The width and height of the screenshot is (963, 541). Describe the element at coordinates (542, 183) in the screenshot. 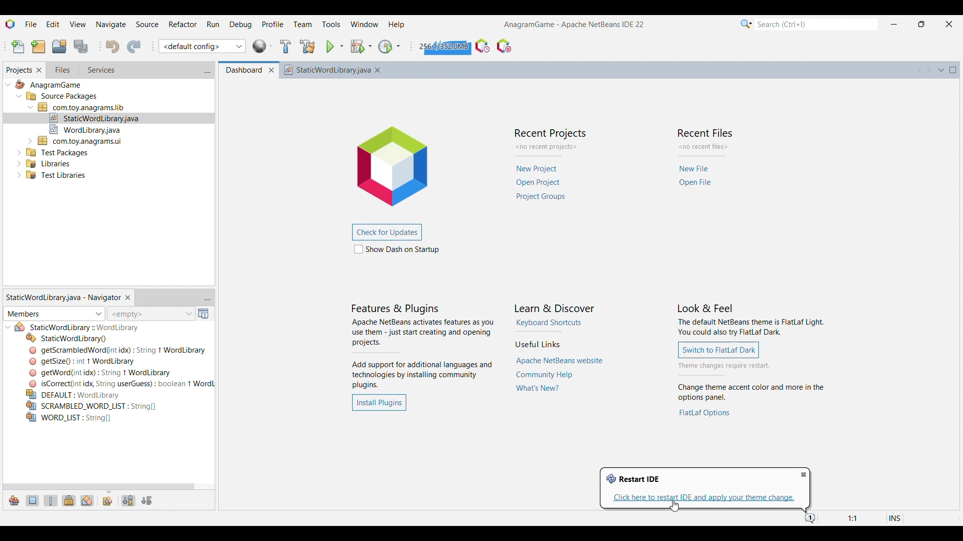

I see `Recent projects` at that location.